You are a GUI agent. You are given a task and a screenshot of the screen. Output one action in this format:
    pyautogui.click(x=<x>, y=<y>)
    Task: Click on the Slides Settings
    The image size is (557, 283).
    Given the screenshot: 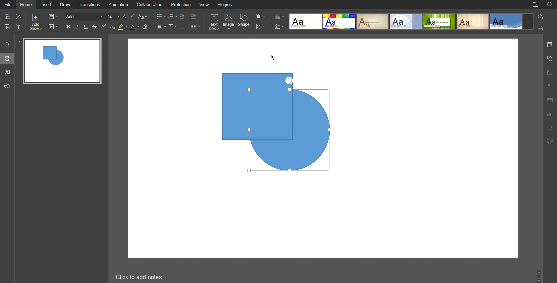 What is the action you would take?
    pyautogui.click(x=550, y=45)
    